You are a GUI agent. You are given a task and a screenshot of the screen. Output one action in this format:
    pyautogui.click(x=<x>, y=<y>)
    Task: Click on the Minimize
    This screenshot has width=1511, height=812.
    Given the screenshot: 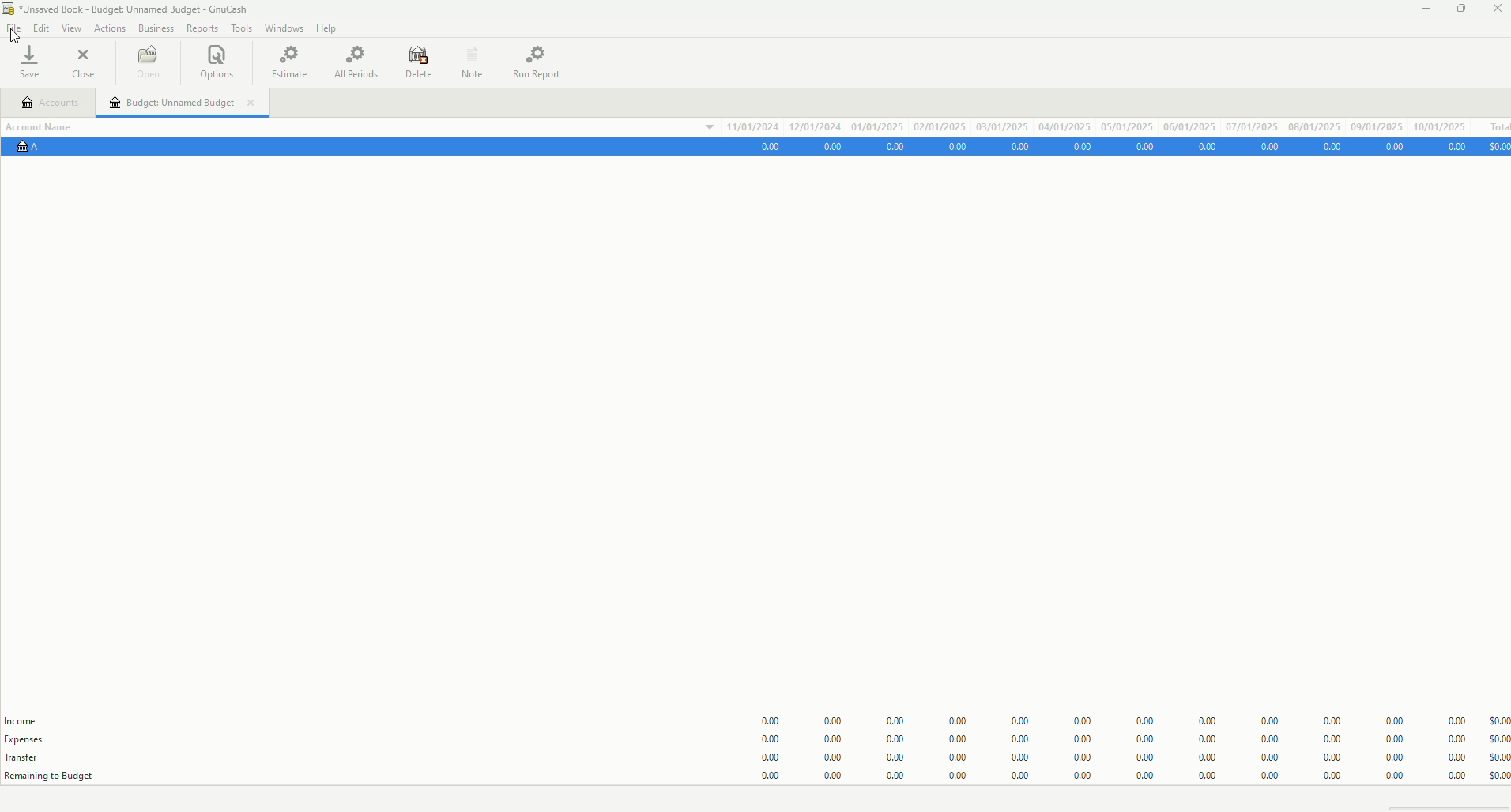 What is the action you would take?
    pyautogui.click(x=1425, y=8)
    